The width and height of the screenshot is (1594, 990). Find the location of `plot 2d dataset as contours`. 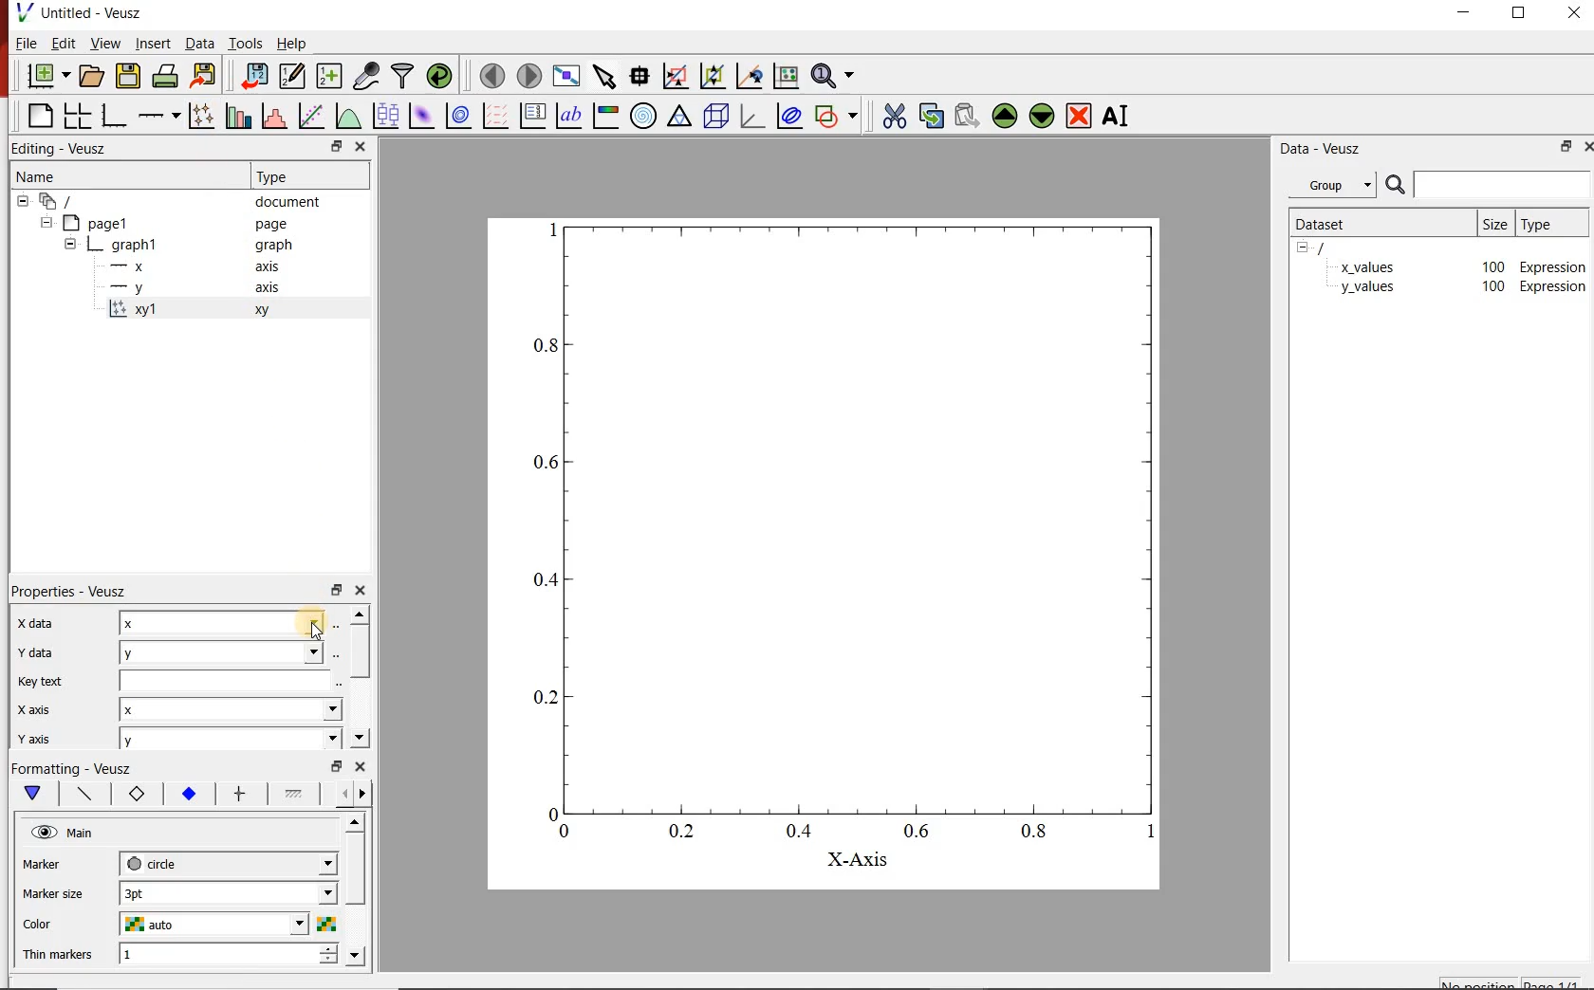

plot 2d dataset as contours is located at coordinates (460, 116).